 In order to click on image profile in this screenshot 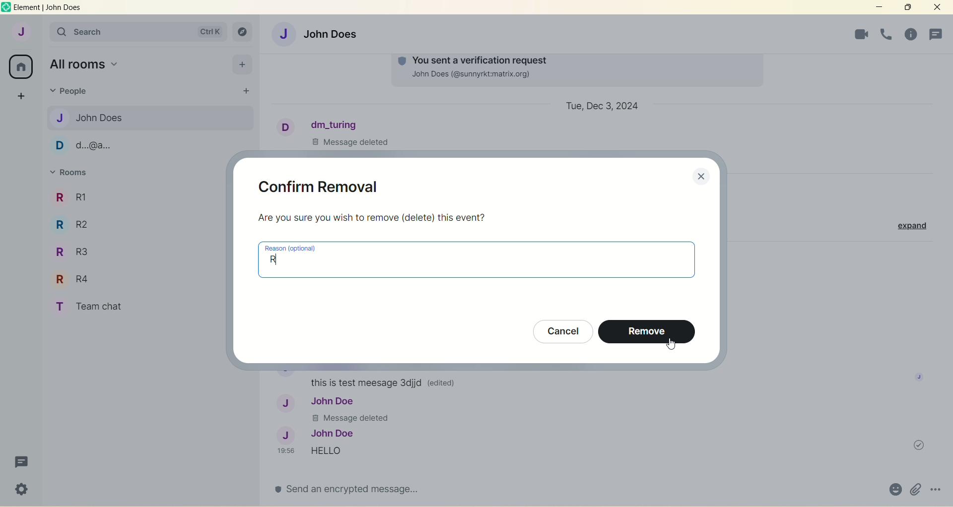, I will do `click(922, 377)`.